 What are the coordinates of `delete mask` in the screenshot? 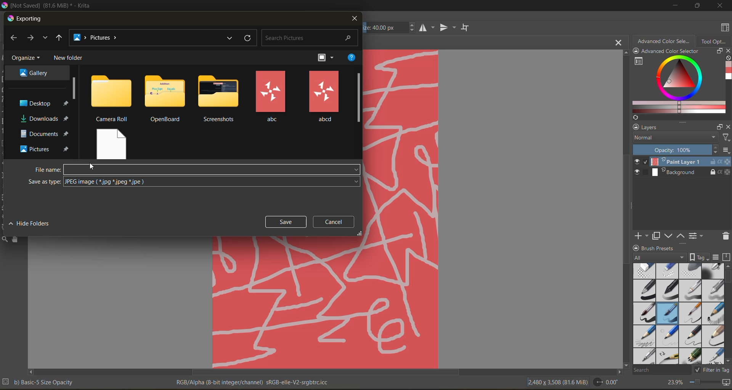 It's located at (726, 237).